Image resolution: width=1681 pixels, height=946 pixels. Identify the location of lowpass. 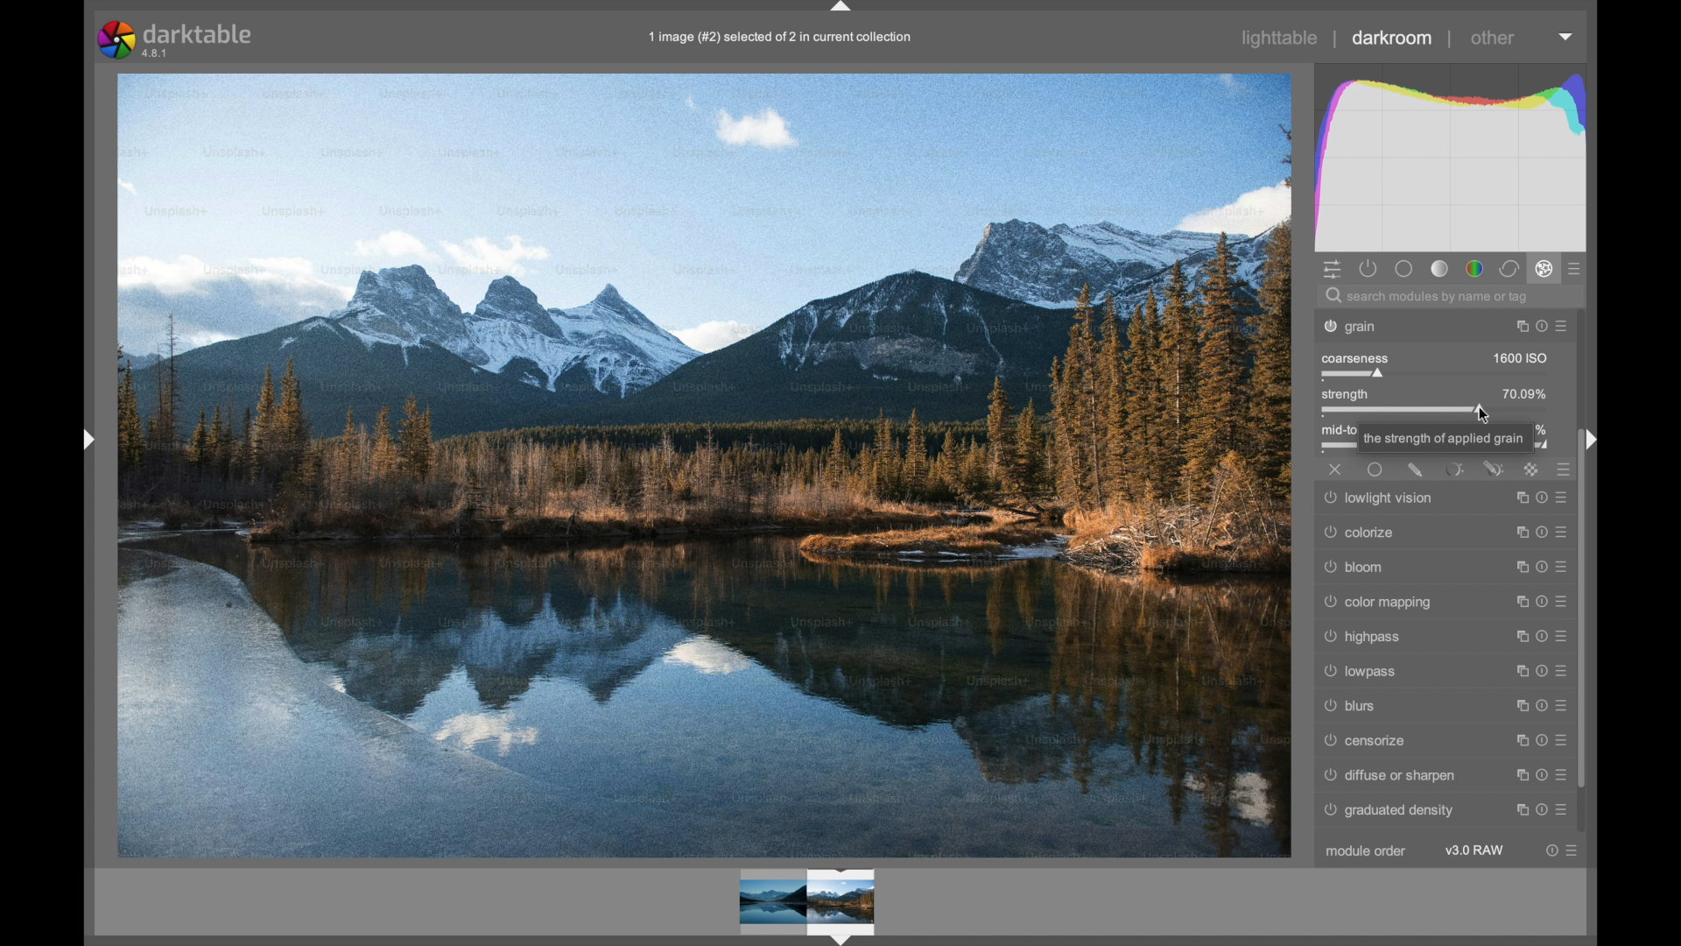
(1359, 673).